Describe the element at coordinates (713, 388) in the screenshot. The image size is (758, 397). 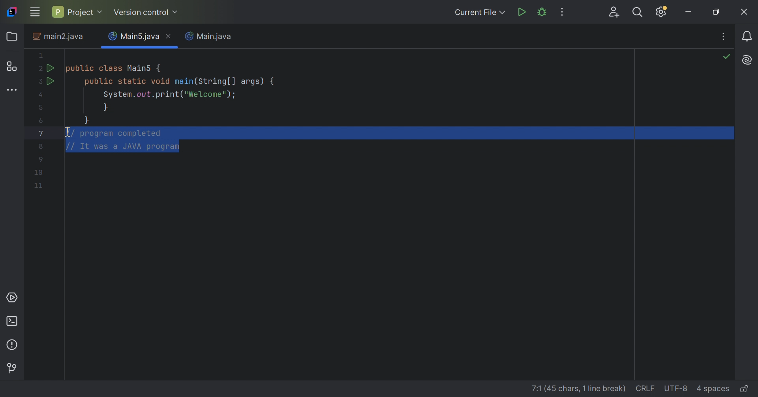
I see `4 spaces(Indent)` at that location.